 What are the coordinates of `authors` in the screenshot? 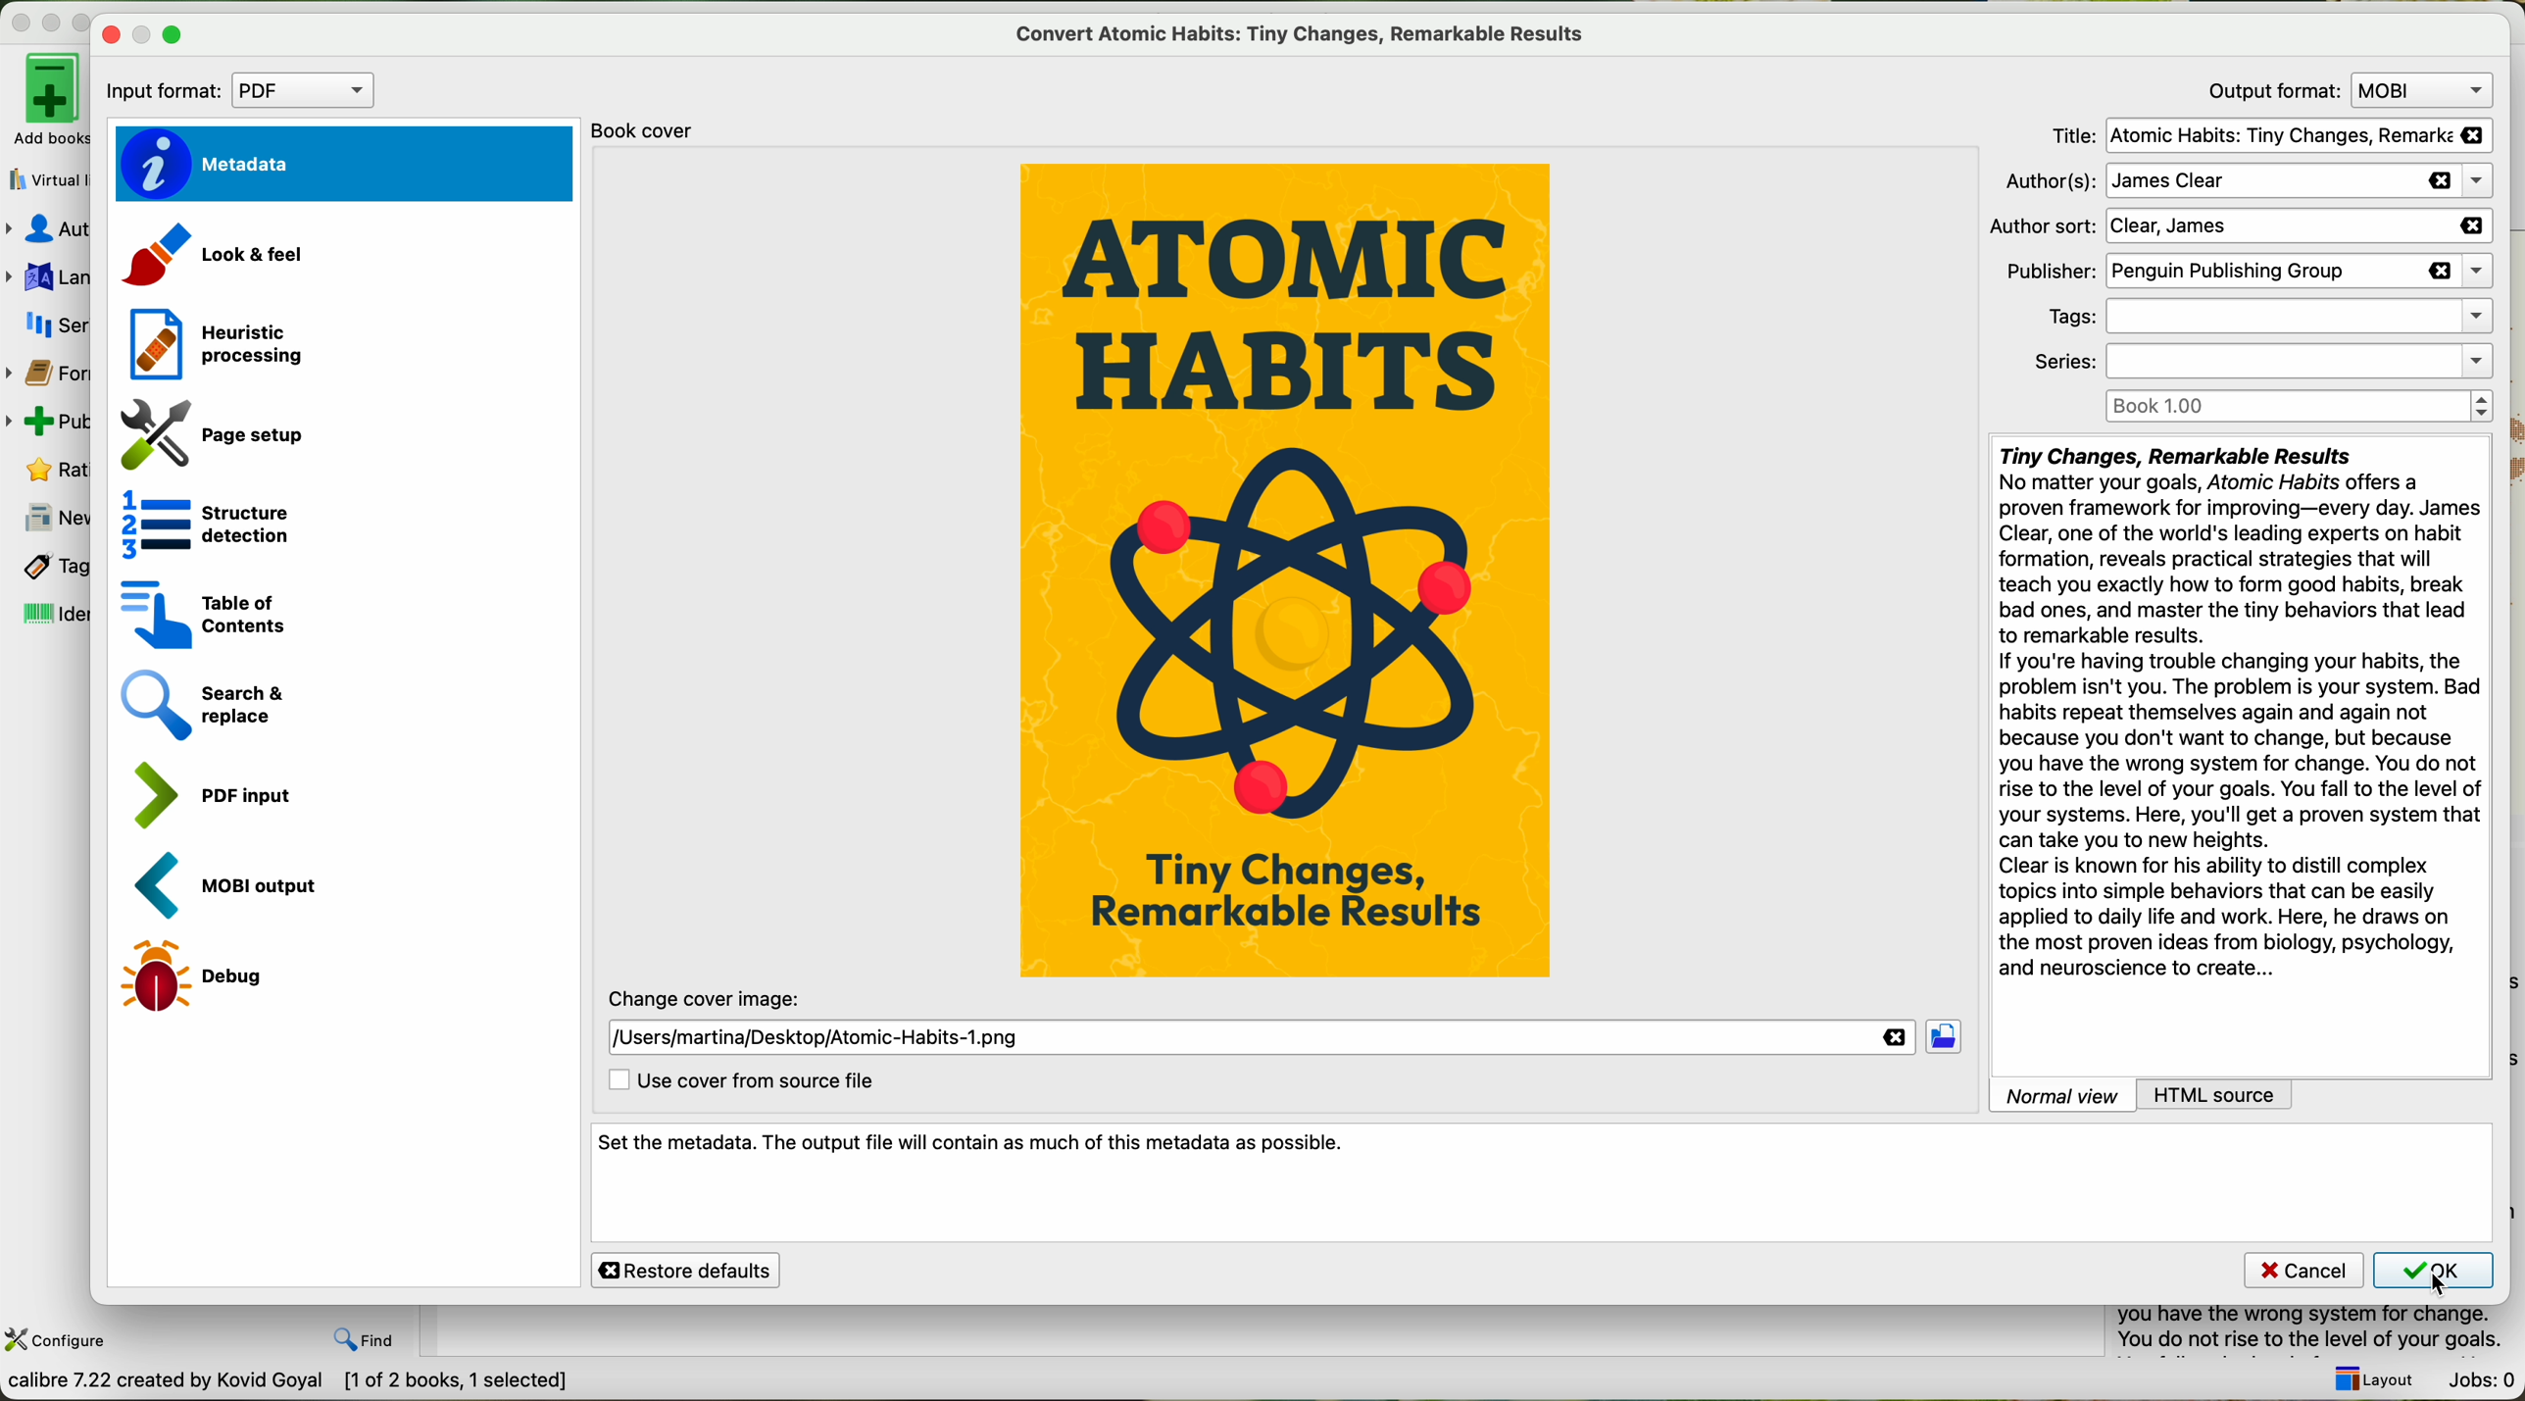 It's located at (47, 228).